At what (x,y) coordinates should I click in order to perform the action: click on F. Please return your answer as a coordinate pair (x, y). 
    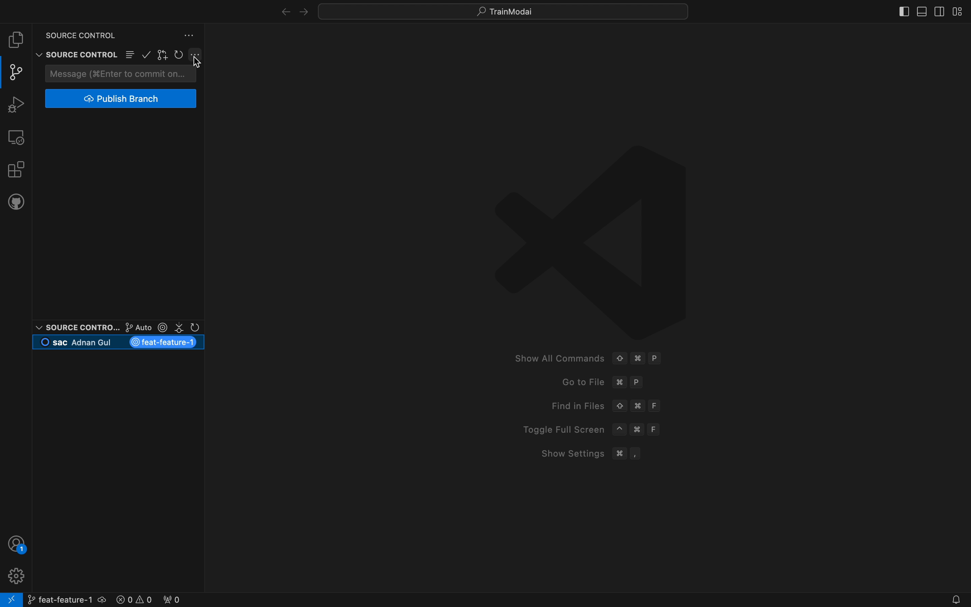
    Looking at the image, I should click on (656, 405).